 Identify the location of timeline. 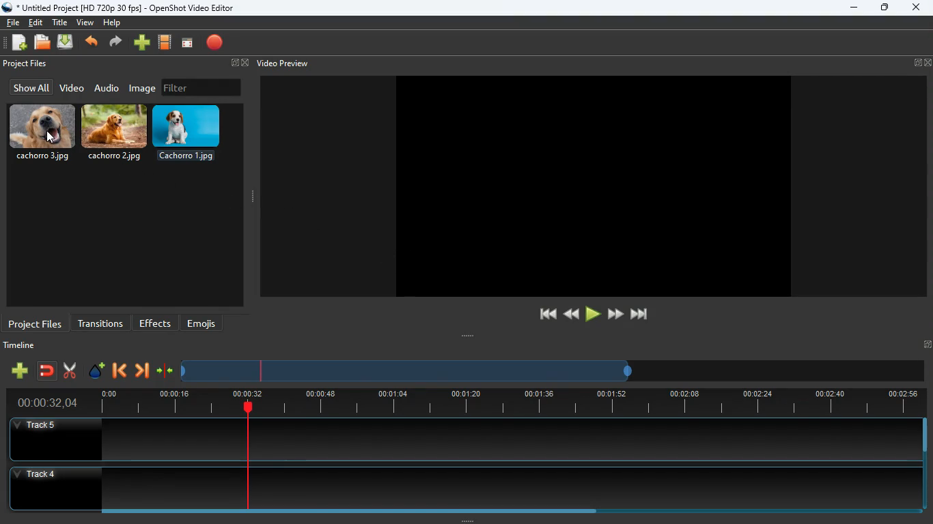
(408, 370).